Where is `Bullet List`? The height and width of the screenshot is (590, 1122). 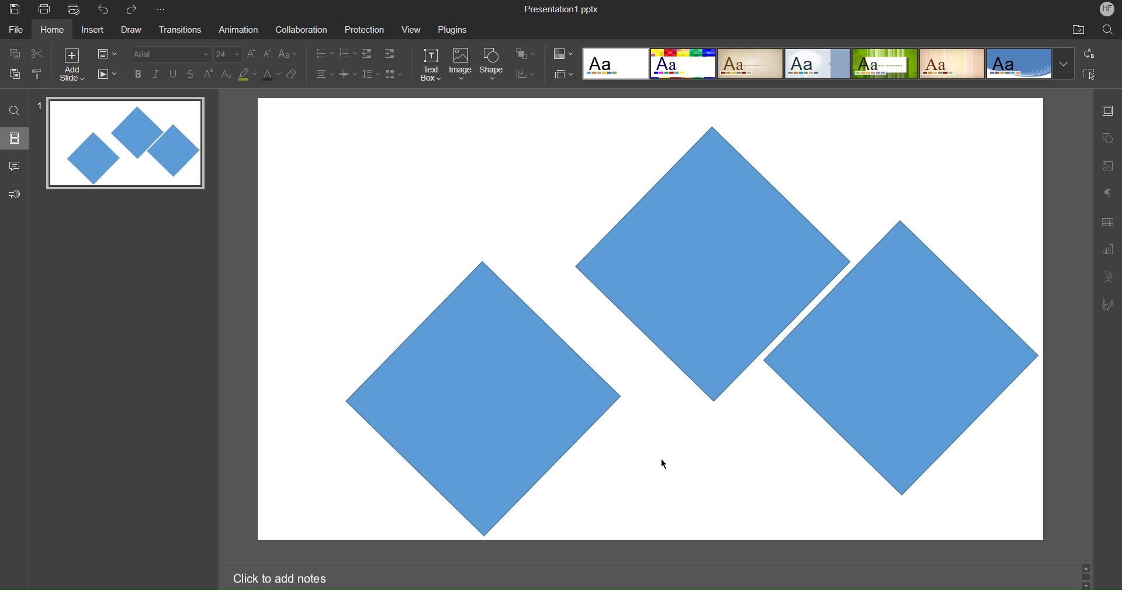 Bullet List is located at coordinates (324, 54).